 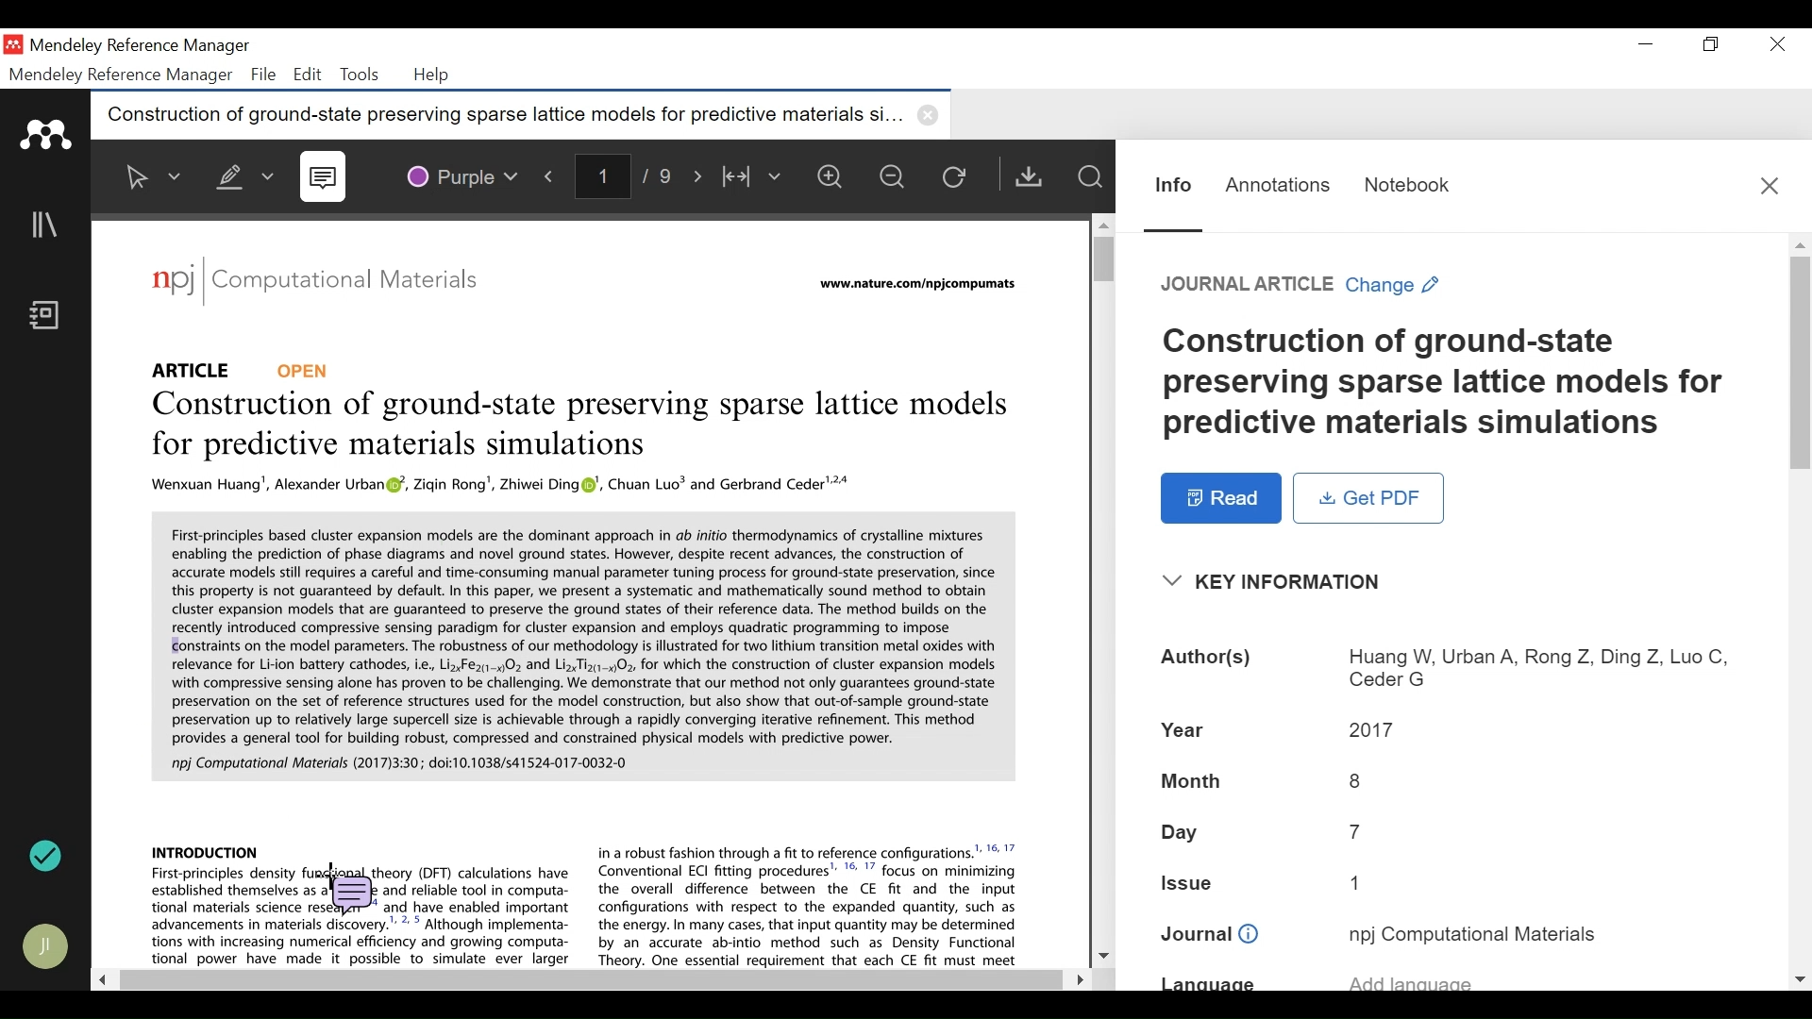 What do you see at coordinates (522, 116) in the screenshot?
I see `Current Tab` at bounding box center [522, 116].